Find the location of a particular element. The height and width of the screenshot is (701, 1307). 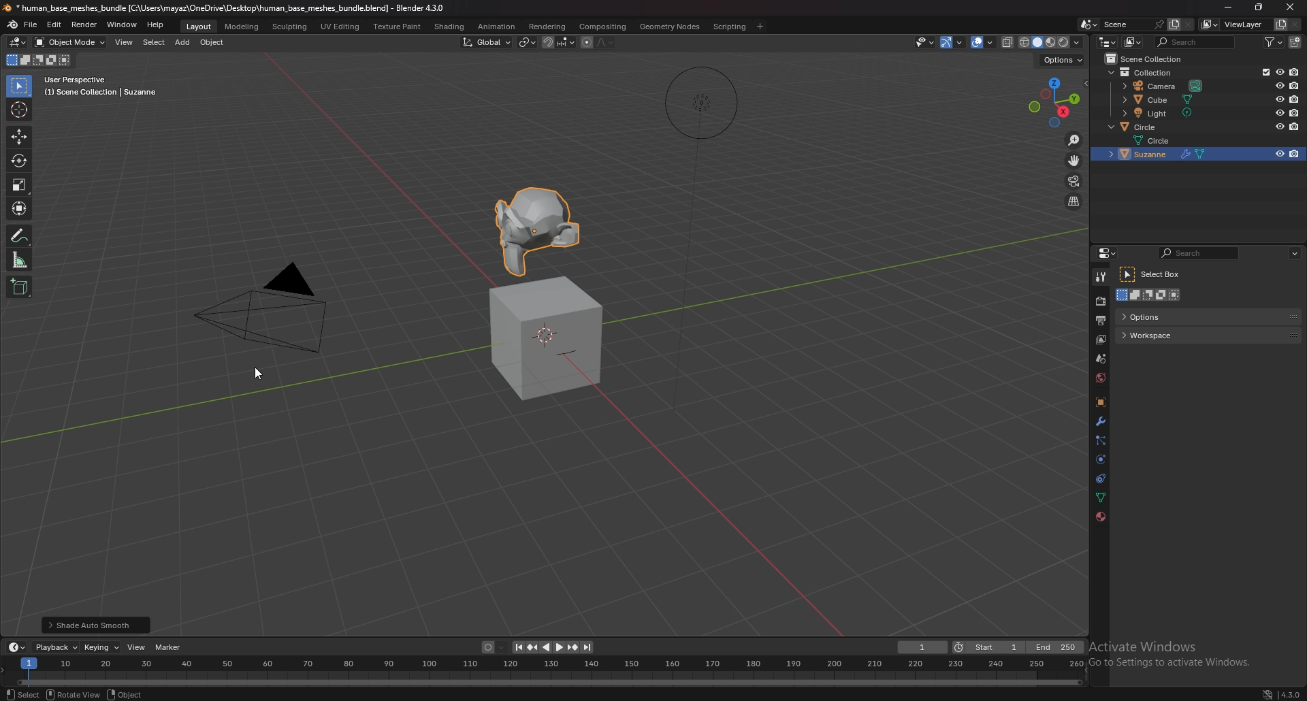

physics is located at coordinates (1102, 459).